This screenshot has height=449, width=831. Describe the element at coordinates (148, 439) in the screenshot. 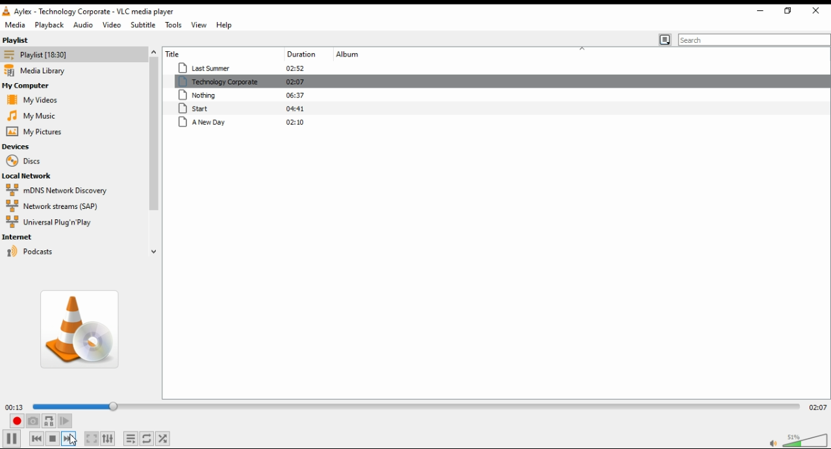

I see `select between loop all, loop one, and no loop` at that location.